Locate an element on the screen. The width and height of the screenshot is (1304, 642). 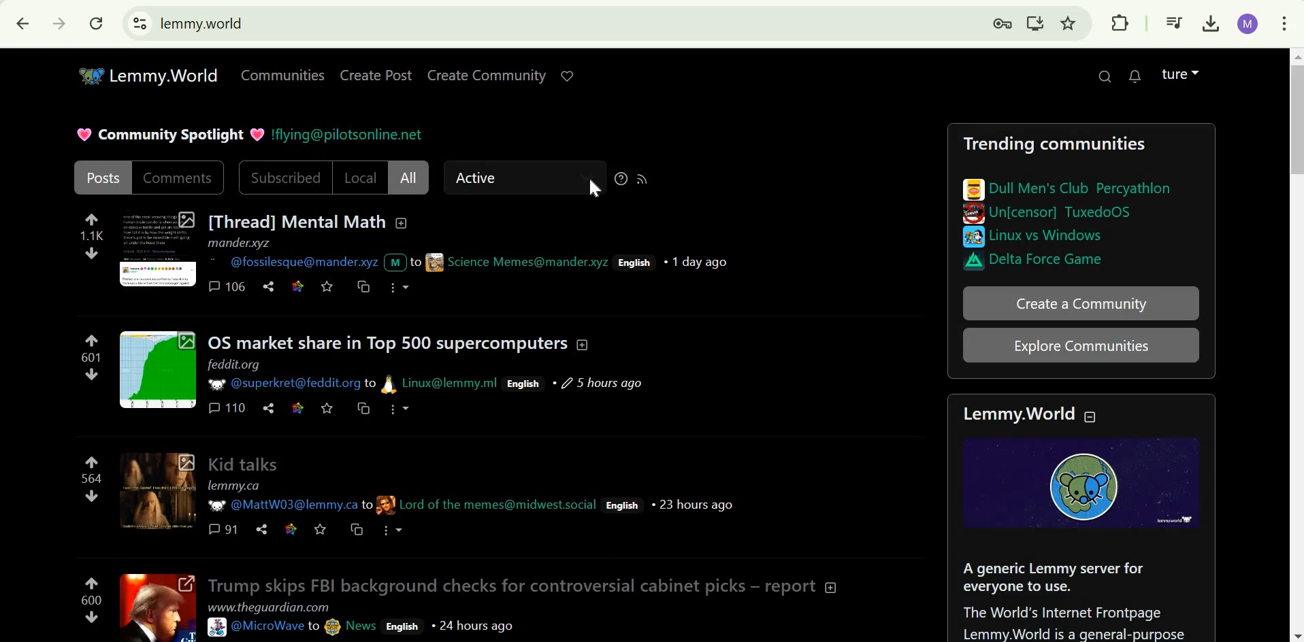
24 hours ago is located at coordinates (472, 624).